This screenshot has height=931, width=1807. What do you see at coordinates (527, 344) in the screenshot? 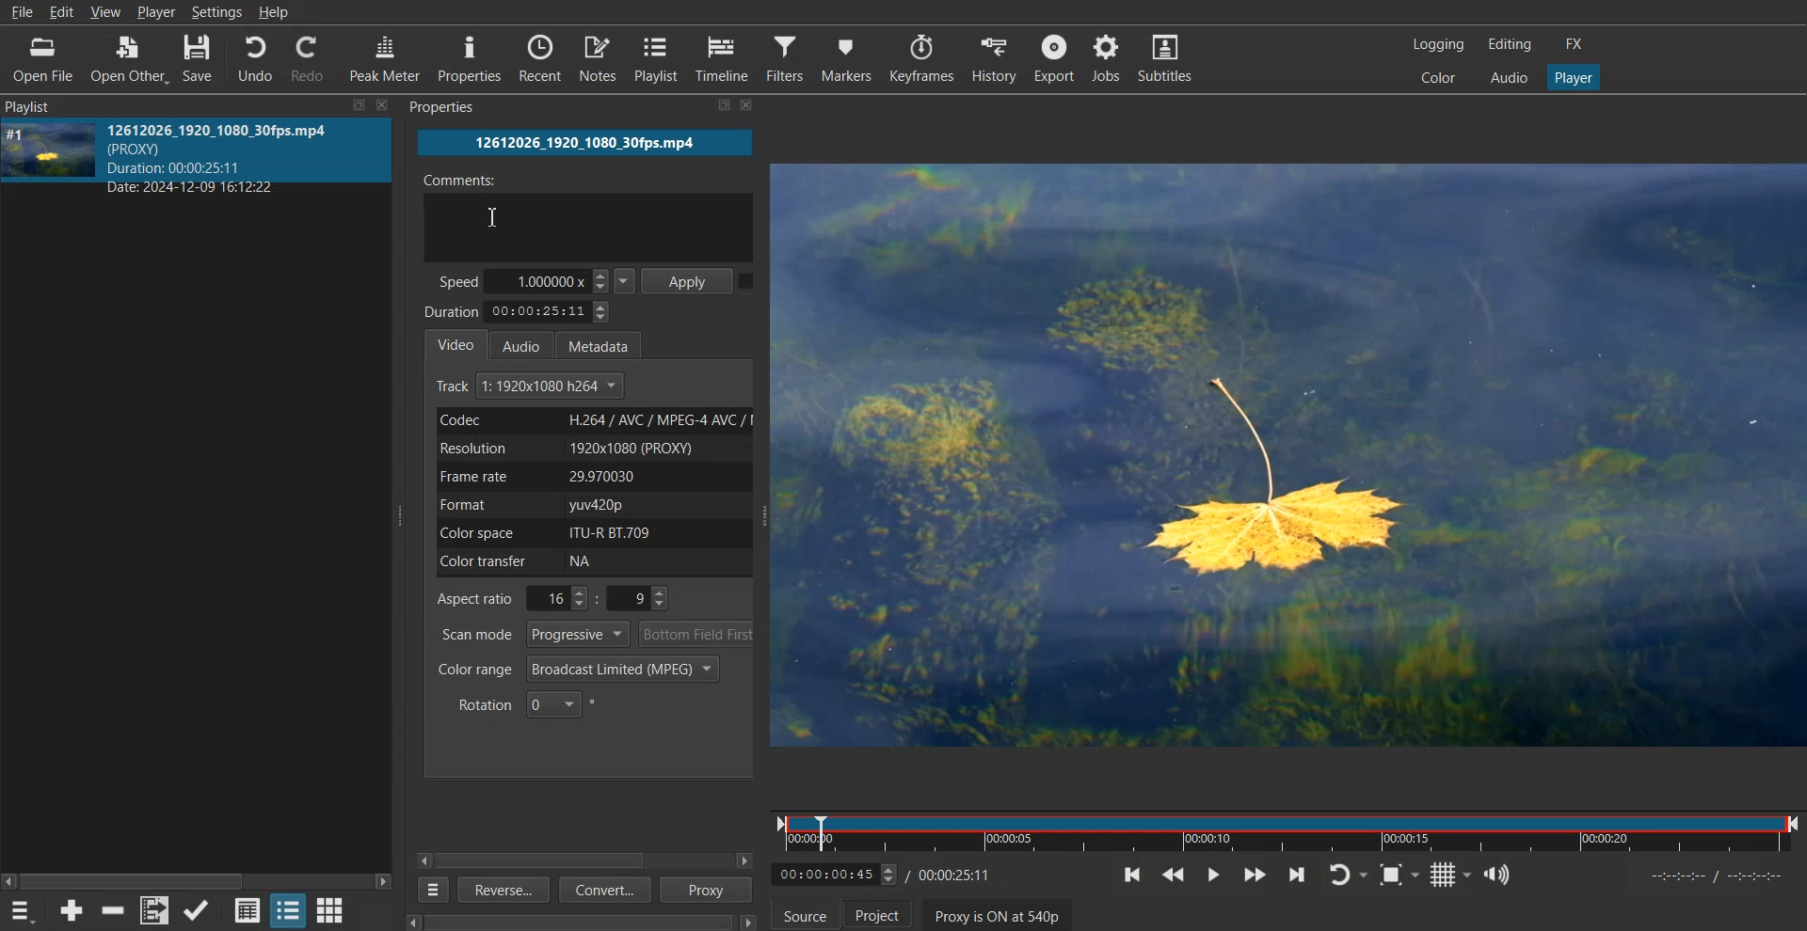
I see `Audio` at bounding box center [527, 344].